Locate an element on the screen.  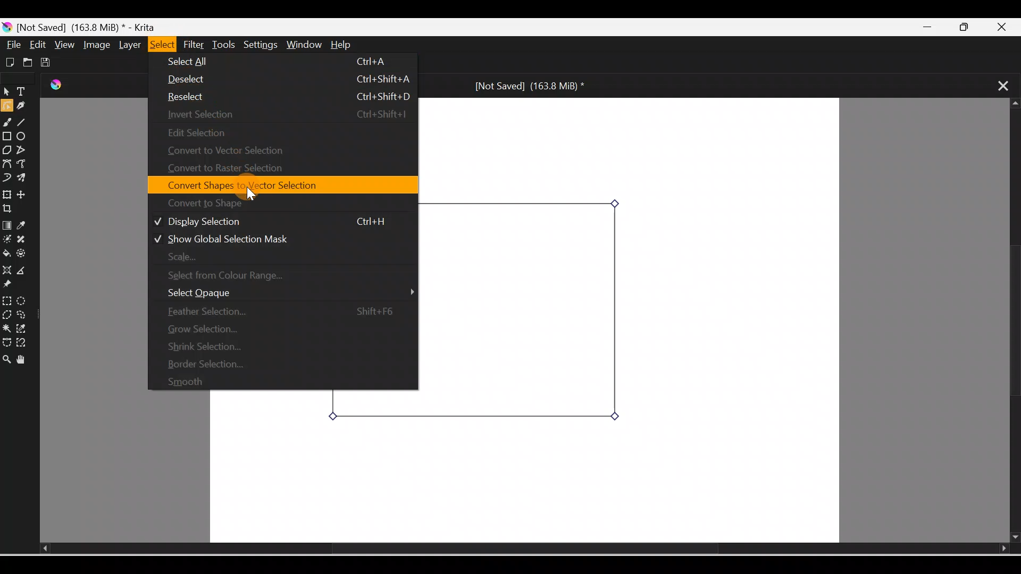
Text tool is located at coordinates (23, 92).